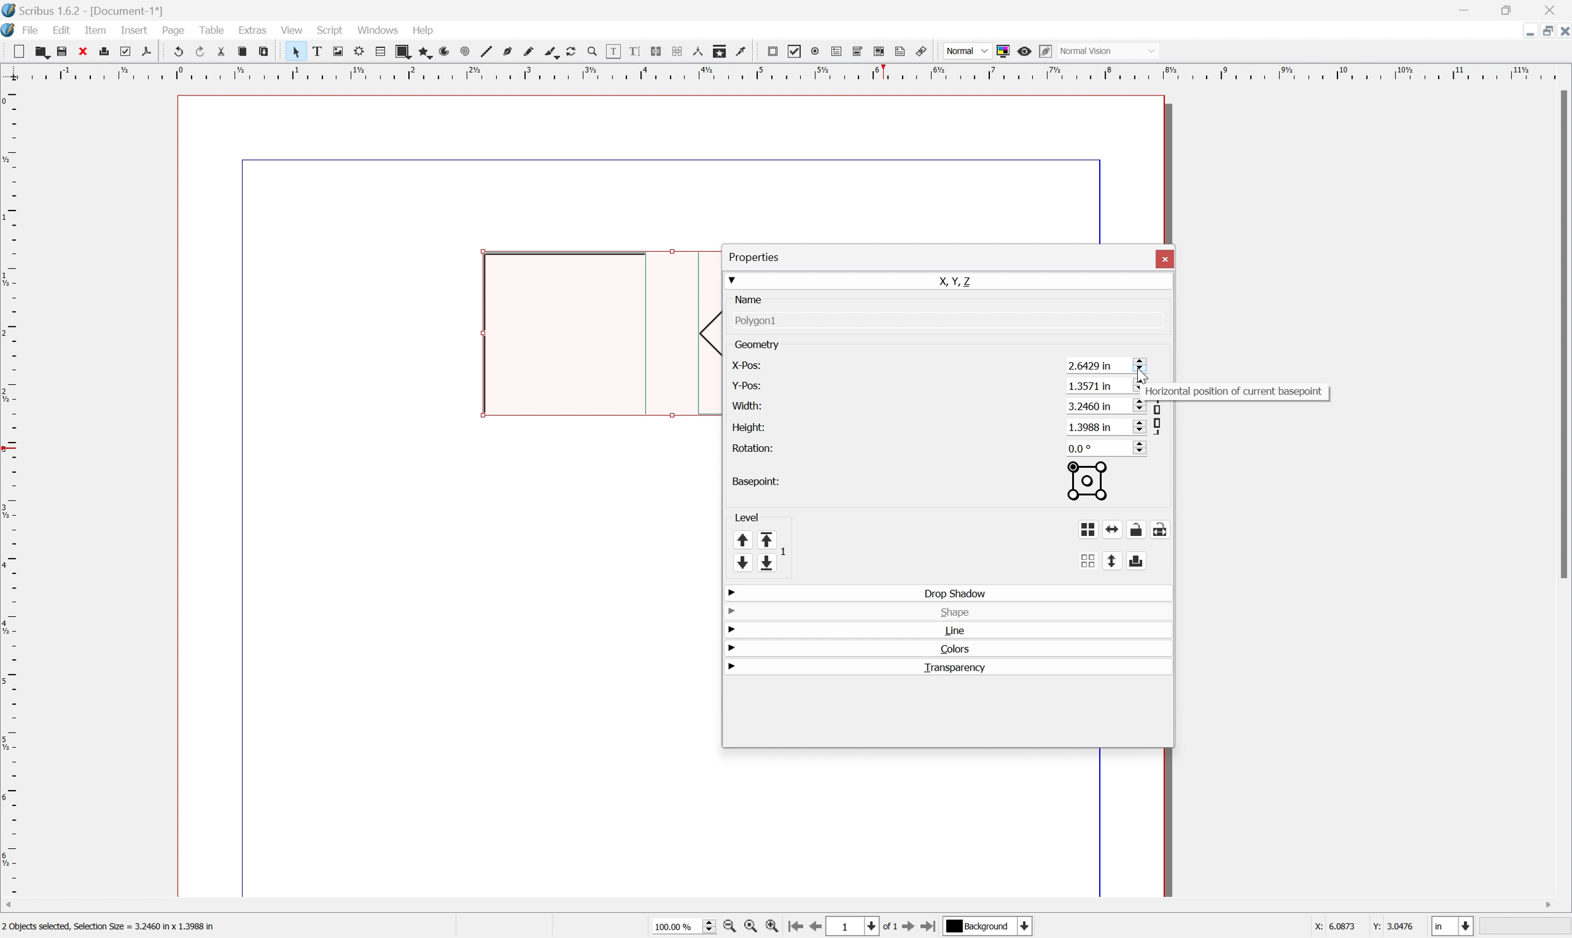 The image size is (1572, 938). What do you see at coordinates (42, 51) in the screenshot?
I see `open` at bounding box center [42, 51].